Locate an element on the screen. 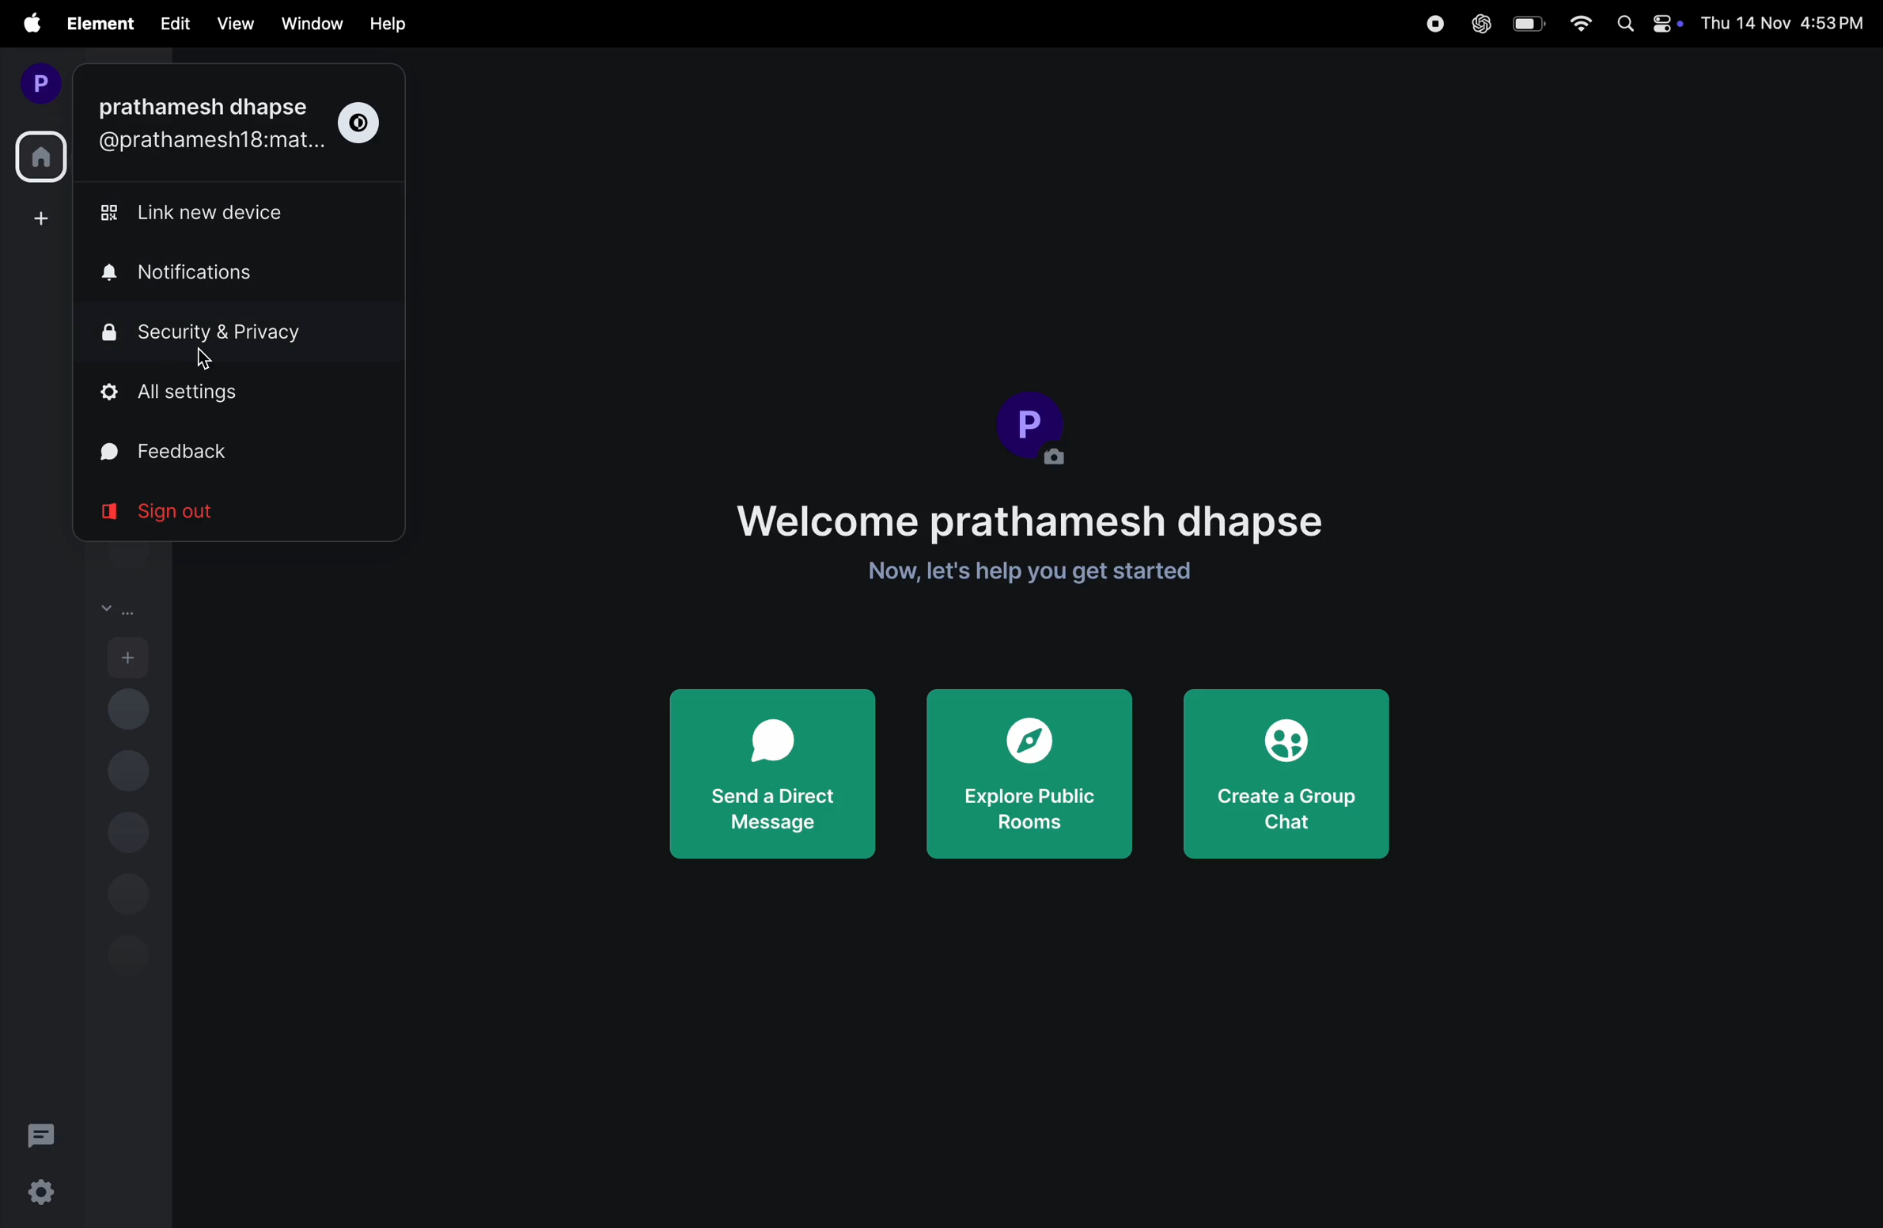 The height and width of the screenshot is (1228, 1883). display pic is located at coordinates (1034, 426).